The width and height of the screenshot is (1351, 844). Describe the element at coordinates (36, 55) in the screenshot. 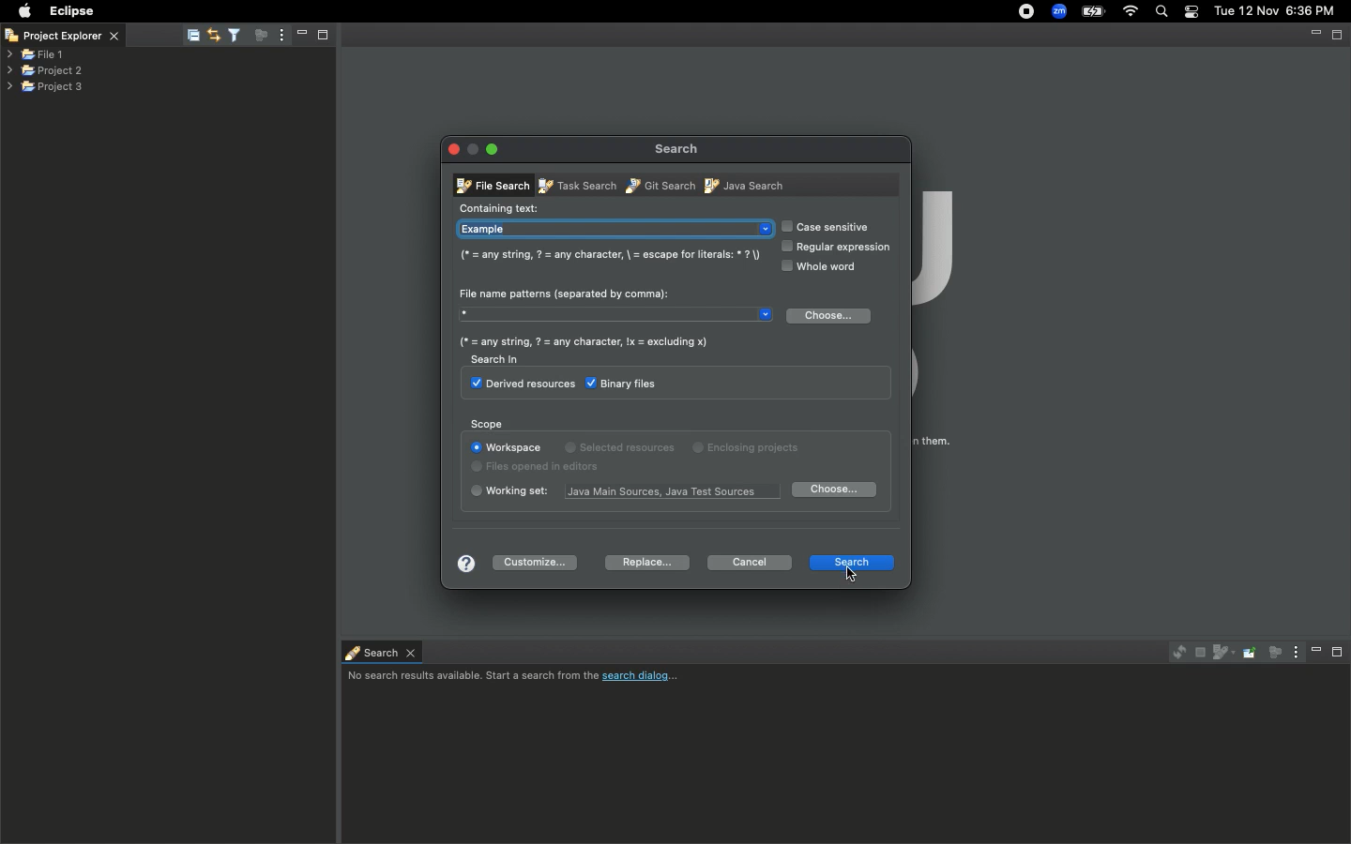

I see `File 1` at that location.